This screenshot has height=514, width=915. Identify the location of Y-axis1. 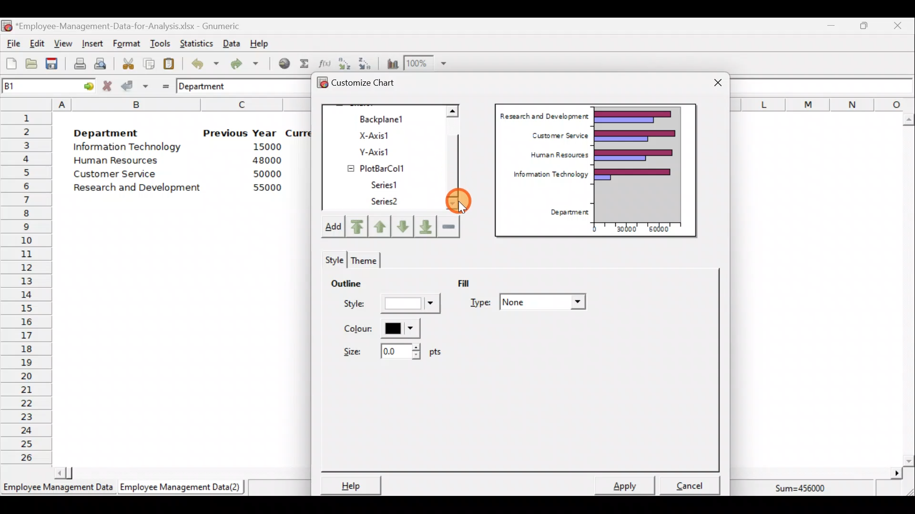
(386, 150).